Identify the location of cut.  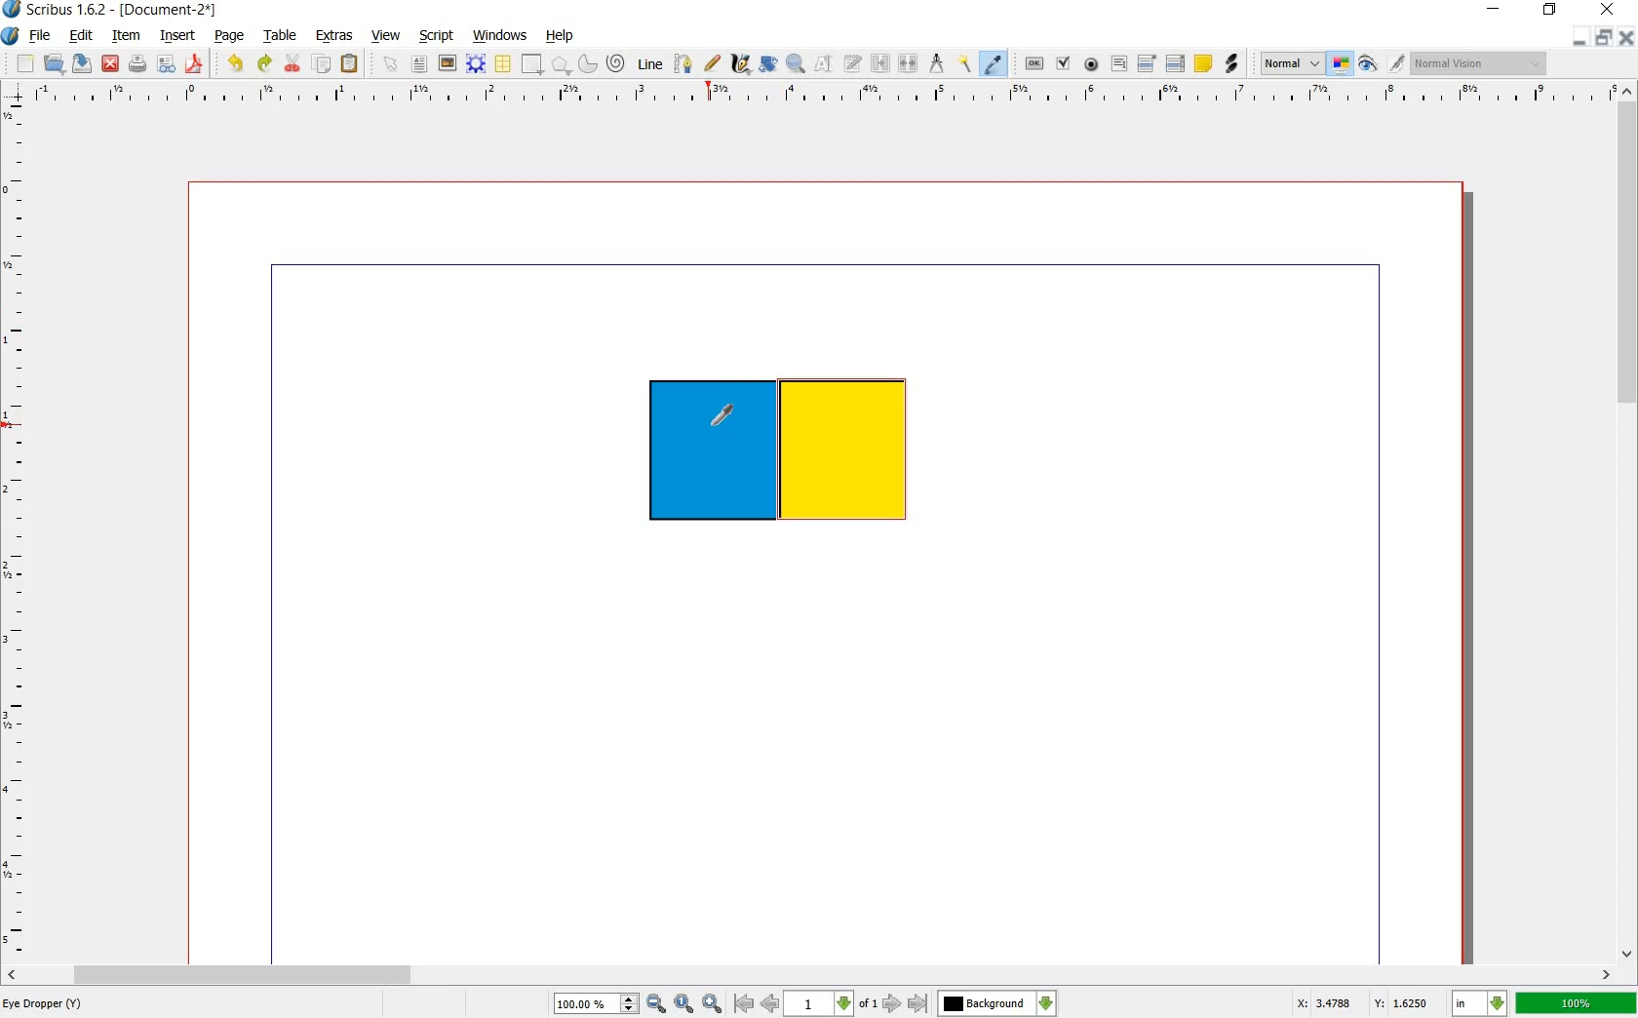
(292, 62).